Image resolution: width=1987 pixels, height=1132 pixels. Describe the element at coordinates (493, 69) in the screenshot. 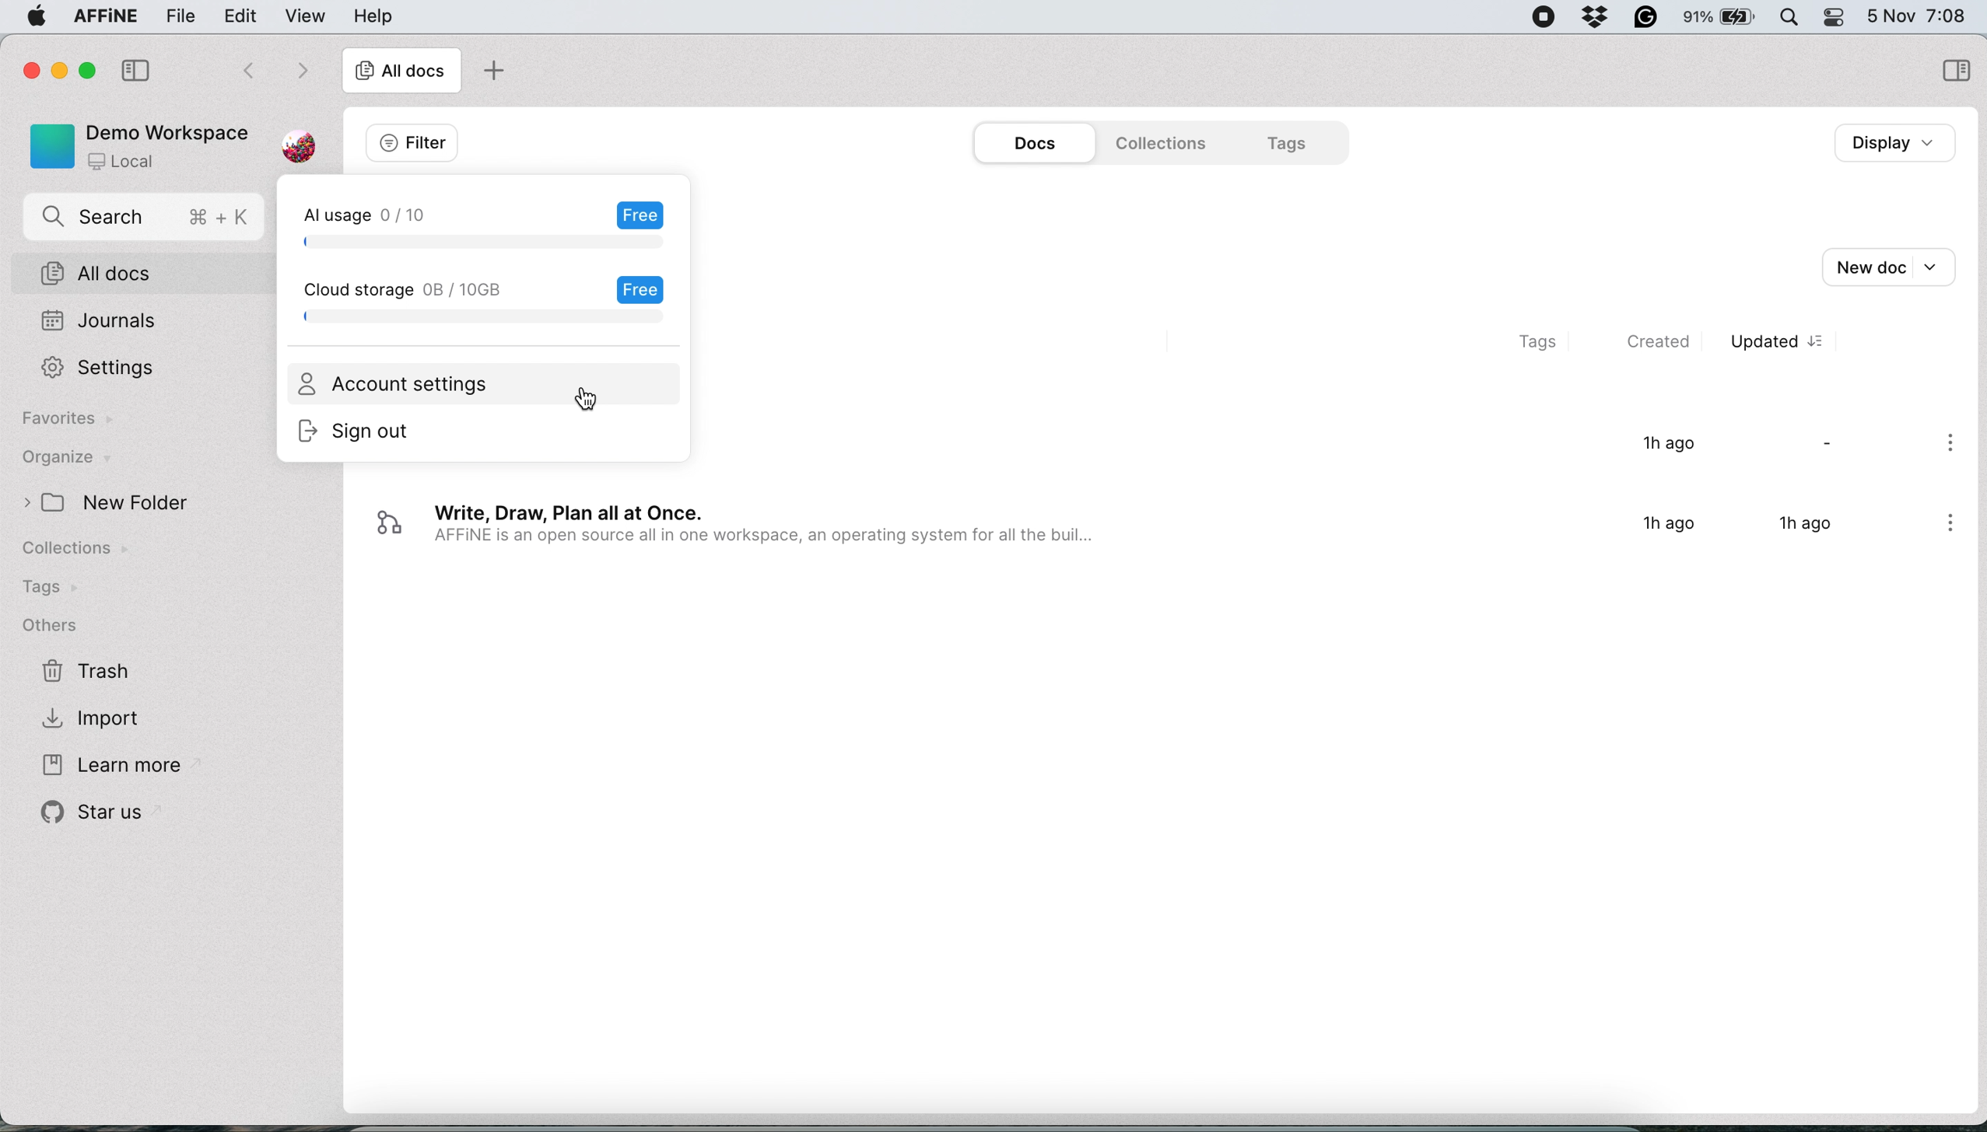

I see `new tab` at that location.